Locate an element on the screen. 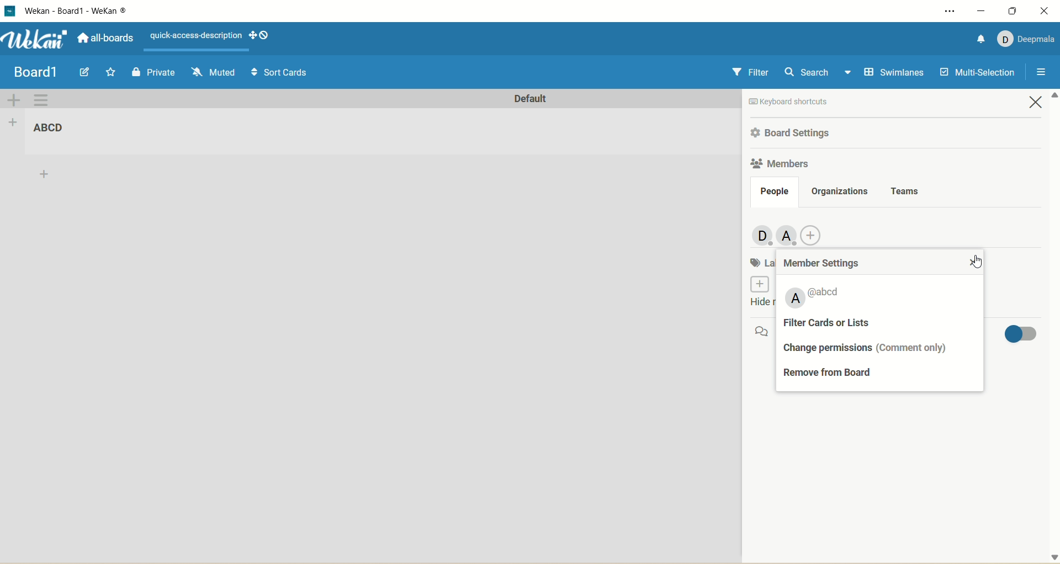 The width and height of the screenshot is (1060, 564). logo is located at coordinates (12, 11).